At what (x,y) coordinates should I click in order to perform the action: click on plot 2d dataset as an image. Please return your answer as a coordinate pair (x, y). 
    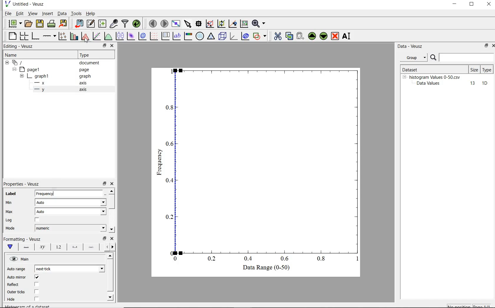
    Looking at the image, I should click on (131, 36).